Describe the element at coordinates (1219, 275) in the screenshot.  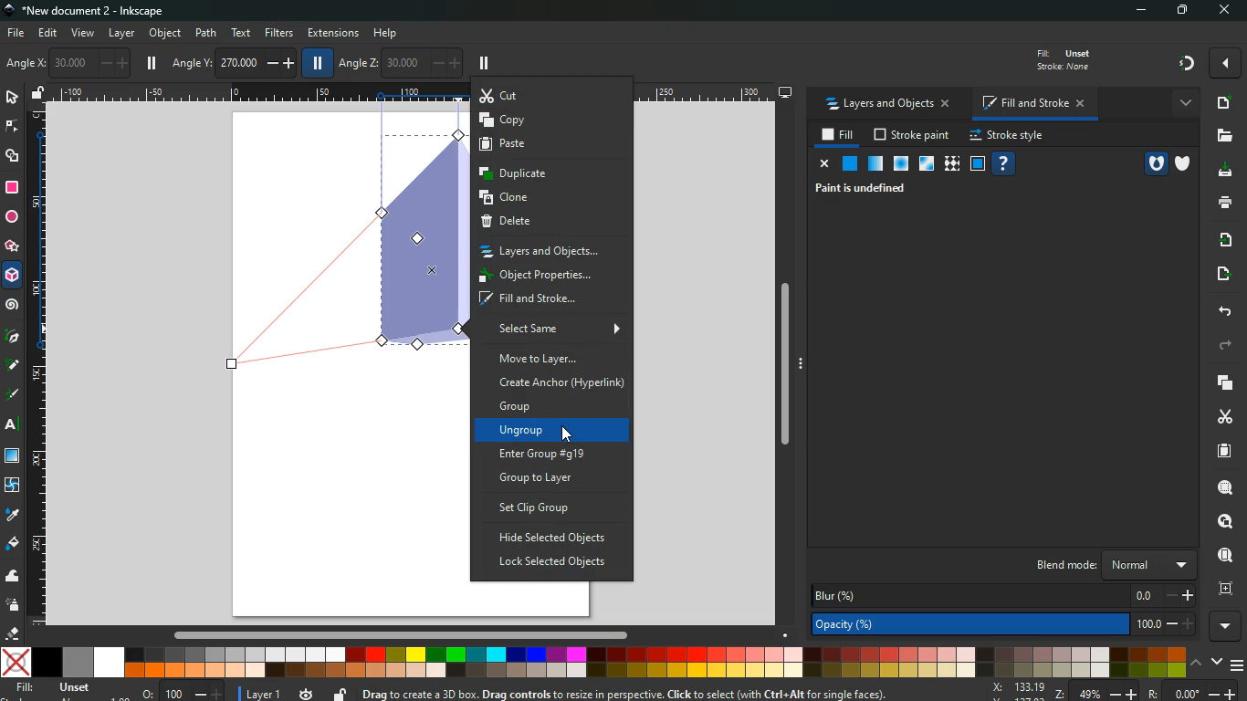
I see `send` at that location.